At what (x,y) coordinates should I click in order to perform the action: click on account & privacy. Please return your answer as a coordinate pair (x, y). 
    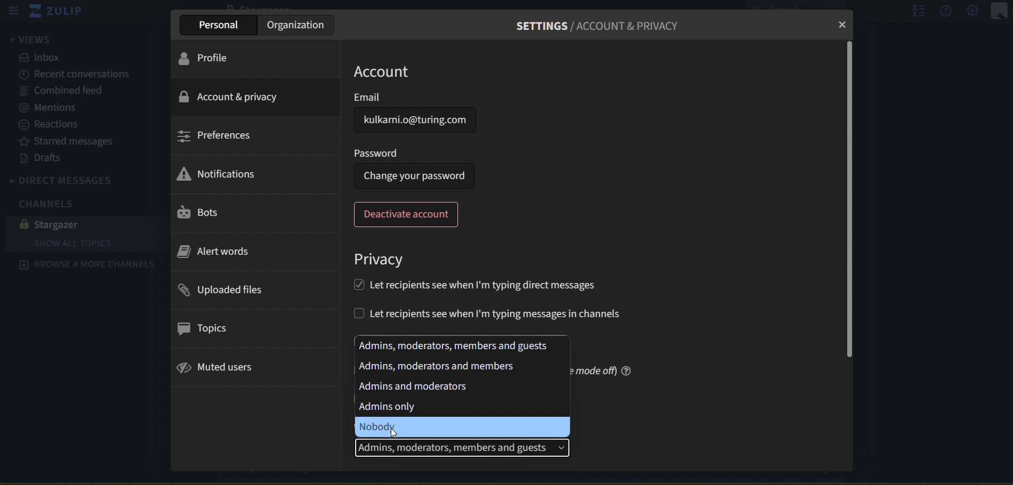
    Looking at the image, I should click on (230, 98).